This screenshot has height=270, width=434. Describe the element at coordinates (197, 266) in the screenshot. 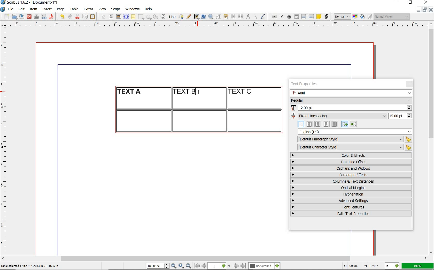

I see `go to first page` at that location.